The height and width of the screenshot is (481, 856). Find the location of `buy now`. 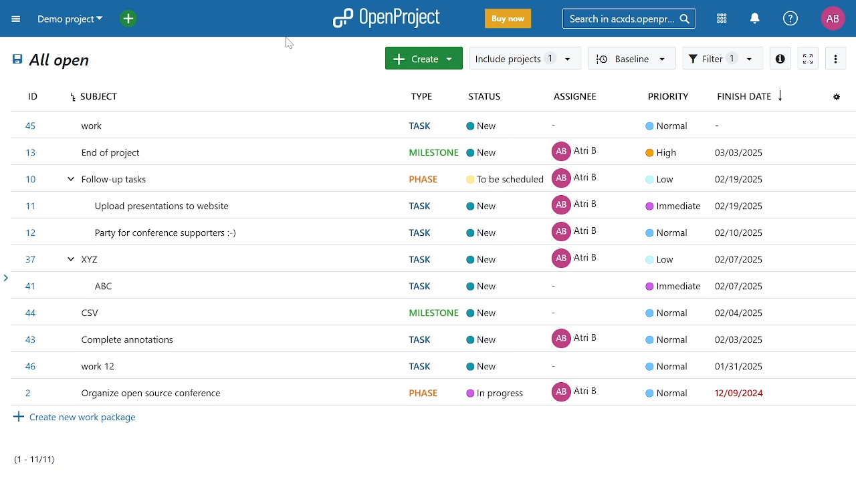

buy now is located at coordinates (507, 19).